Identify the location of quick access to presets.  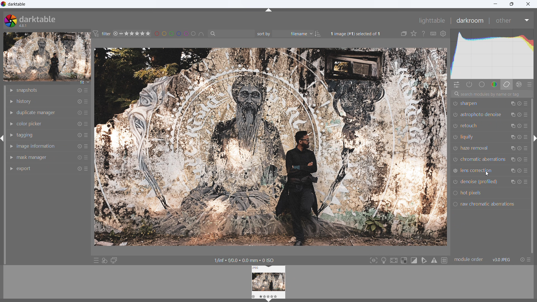
(96, 260).